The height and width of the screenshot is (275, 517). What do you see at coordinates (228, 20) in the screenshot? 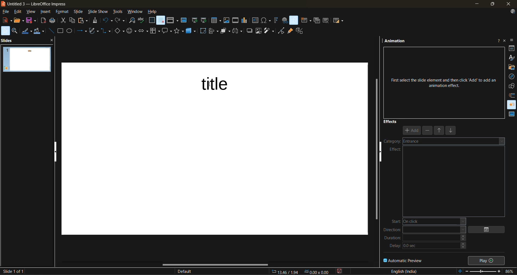
I see `insert image` at bounding box center [228, 20].